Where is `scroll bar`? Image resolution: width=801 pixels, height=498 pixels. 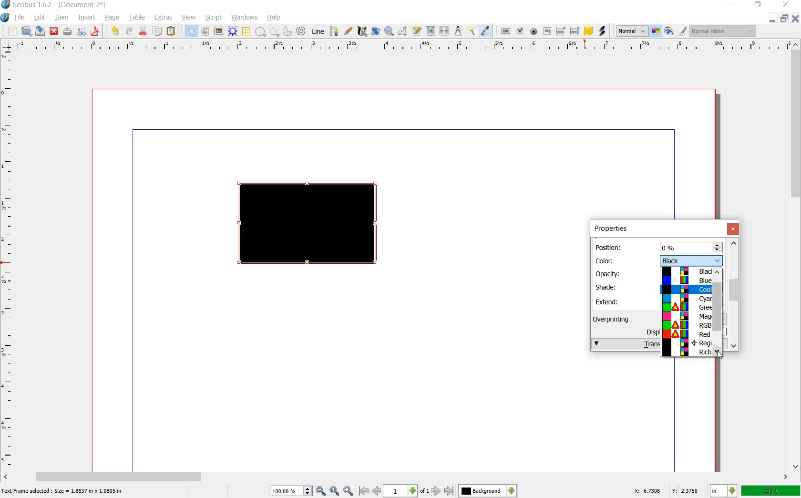 scroll bar is located at coordinates (796, 256).